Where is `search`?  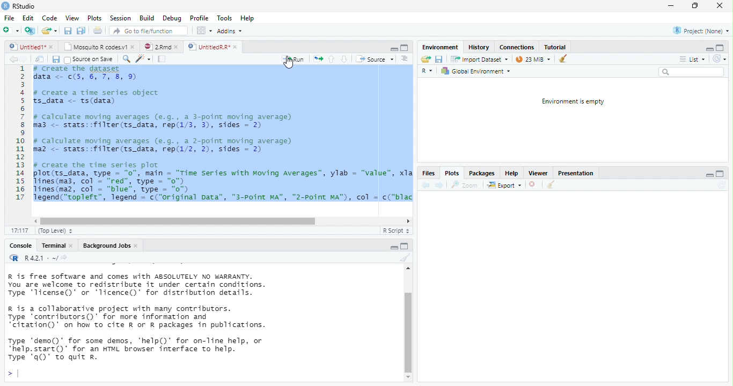
search is located at coordinates (691, 72).